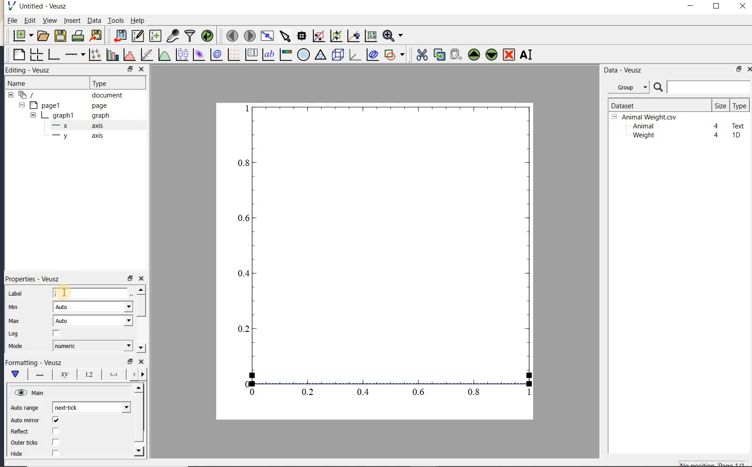  I want to click on Auto, so click(93, 307).